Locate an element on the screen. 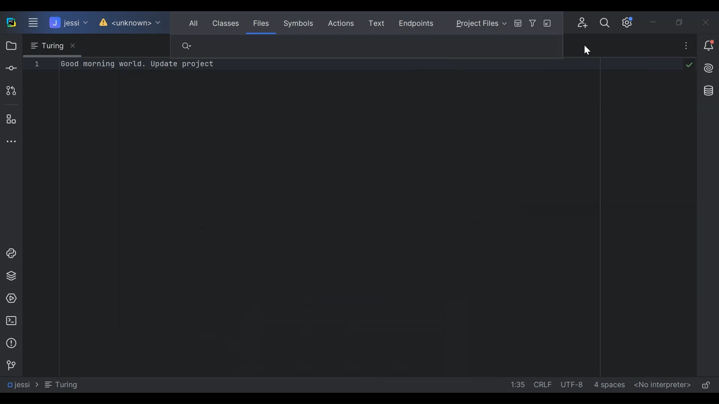 The width and height of the screenshot is (719, 404). 1:35 is located at coordinates (515, 385).